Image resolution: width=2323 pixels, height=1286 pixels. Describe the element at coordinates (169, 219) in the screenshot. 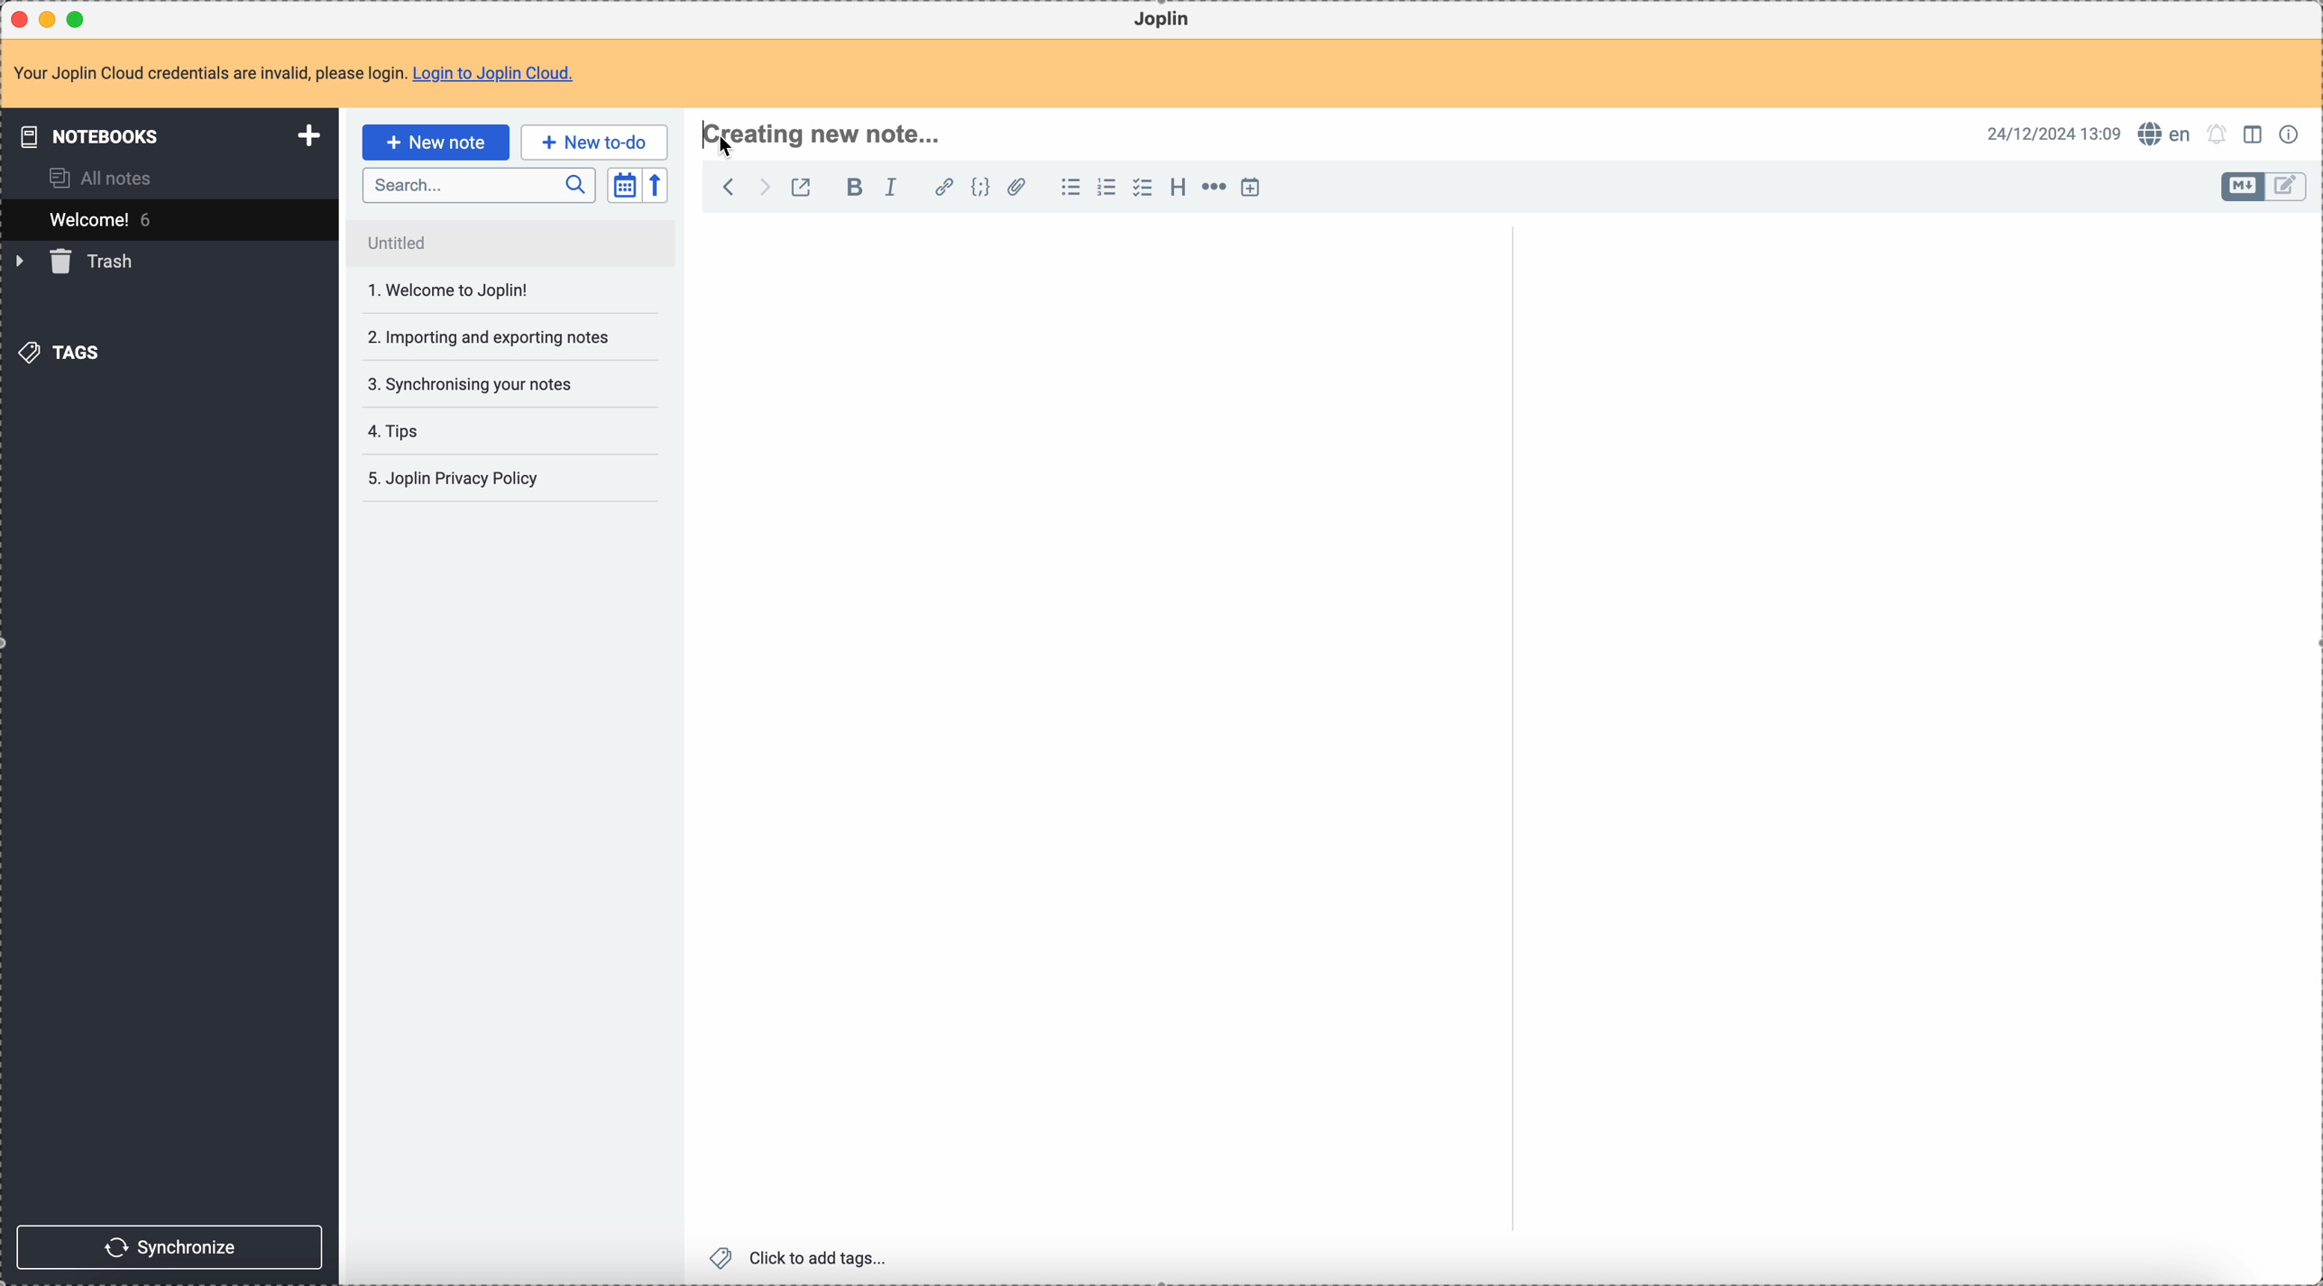

I see `welcome` at that location.